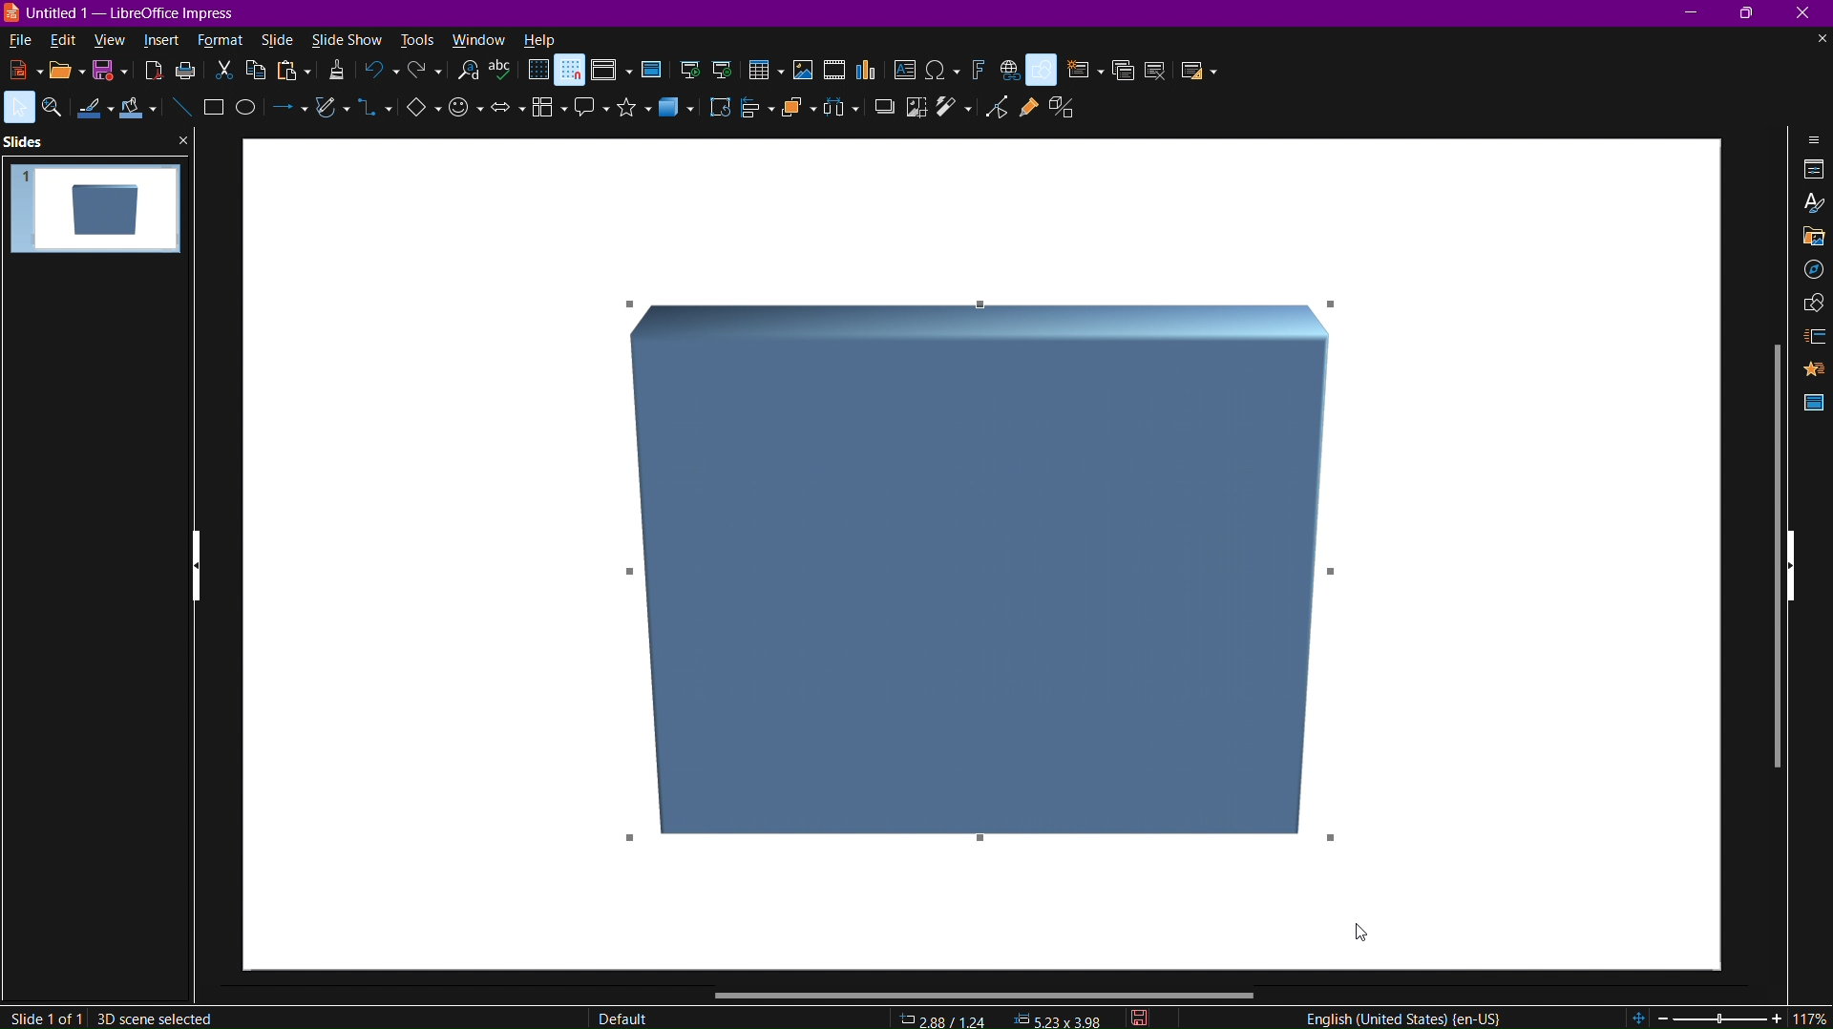 The image size is (1833, 1029). What do you see at coordinates (53, 109) in the screenshot?
I see `Zoom` at bounding box center [53, 109].